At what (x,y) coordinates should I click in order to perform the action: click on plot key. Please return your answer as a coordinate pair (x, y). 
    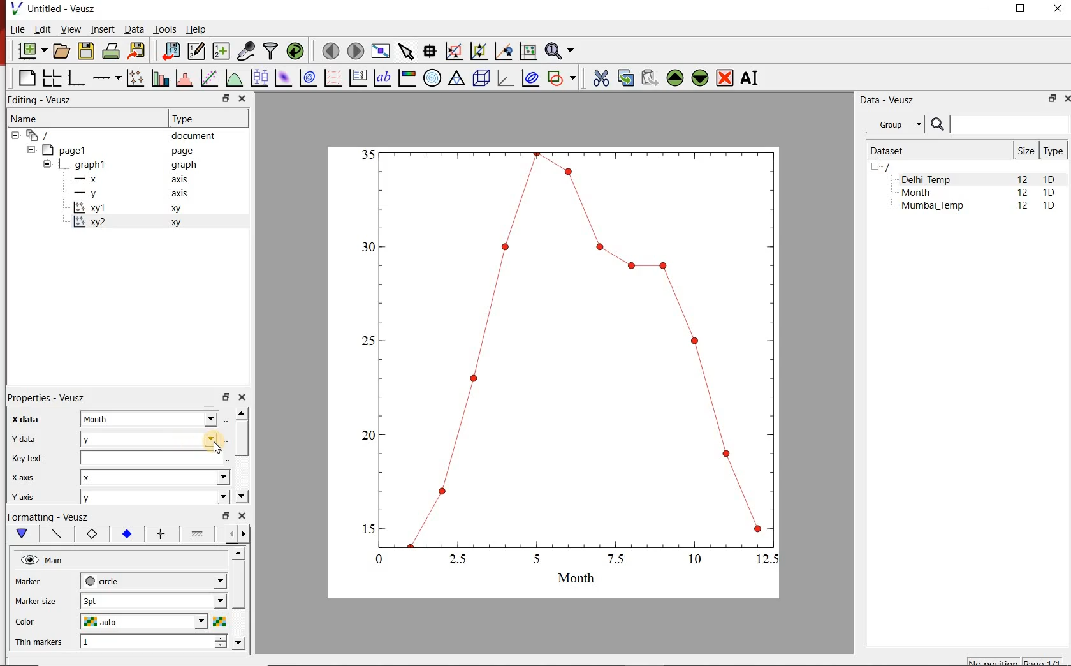
    Looking at the image, I should click on (357, 78).